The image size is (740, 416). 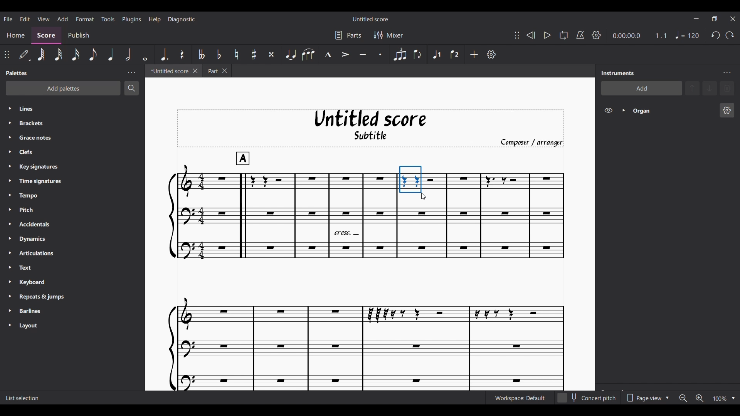 What do you see at coordinates (128, 54) in the screenshot?
I see `Half note` at bounding box center [128, 54].